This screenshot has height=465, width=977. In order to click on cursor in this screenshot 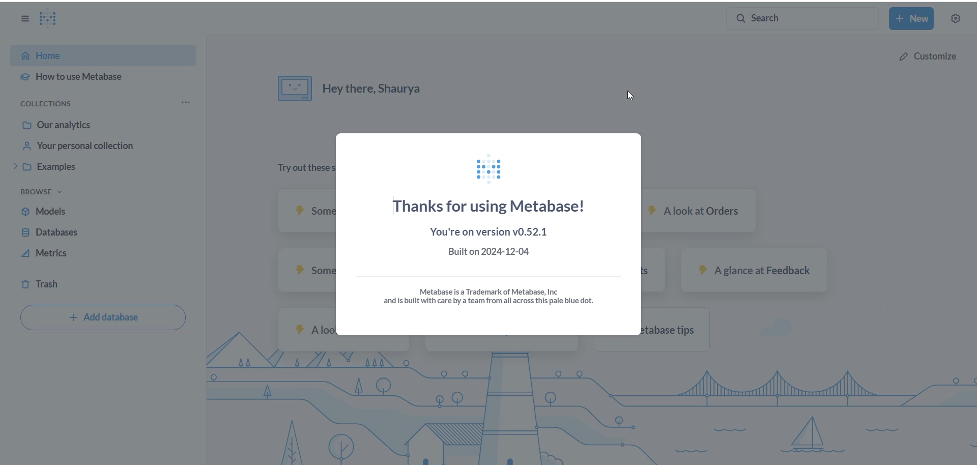, I will do `click(634, 97)`.